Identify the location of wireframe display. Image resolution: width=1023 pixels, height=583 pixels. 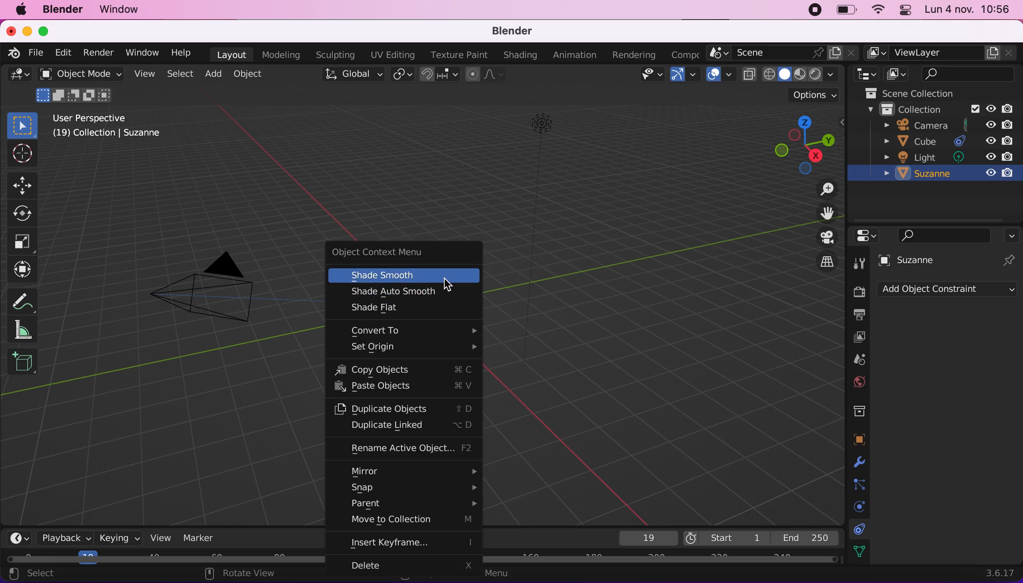
(770, 75).